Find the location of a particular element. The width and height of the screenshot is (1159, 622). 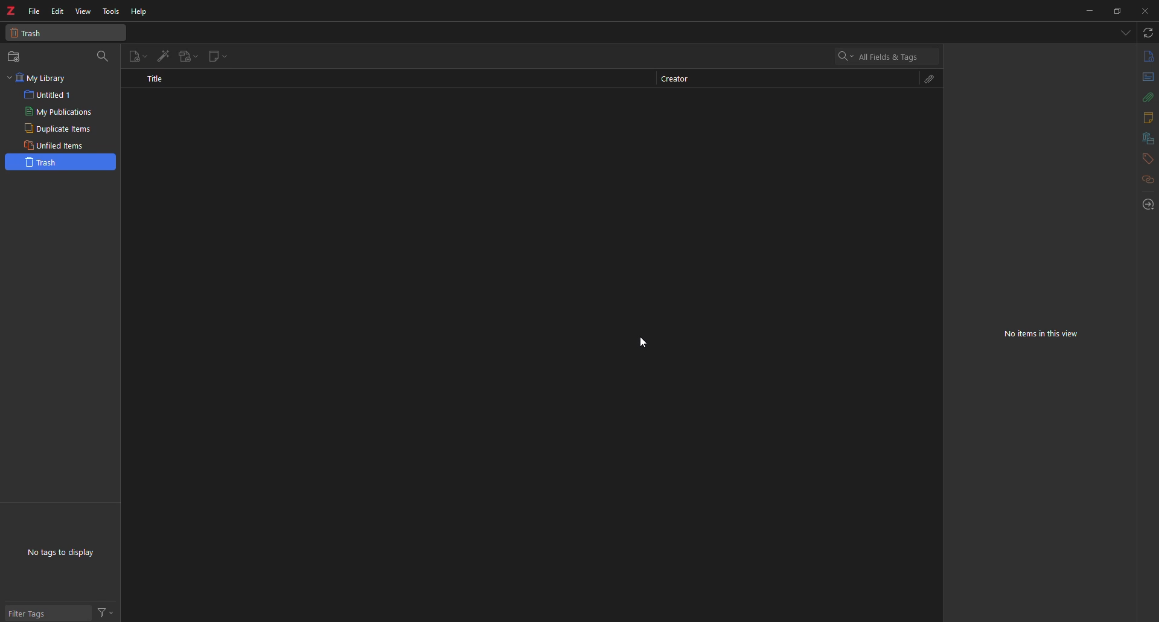

trash is located at coordinates (60, 161).